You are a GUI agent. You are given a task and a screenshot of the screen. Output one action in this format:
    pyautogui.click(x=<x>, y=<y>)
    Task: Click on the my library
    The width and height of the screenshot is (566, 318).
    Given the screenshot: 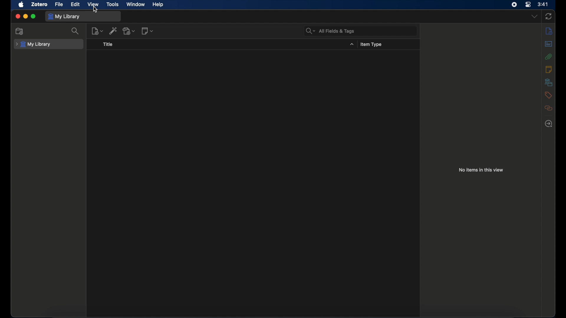 What is the action you would take?
    pyautogui.click(x=33, y=44)
    